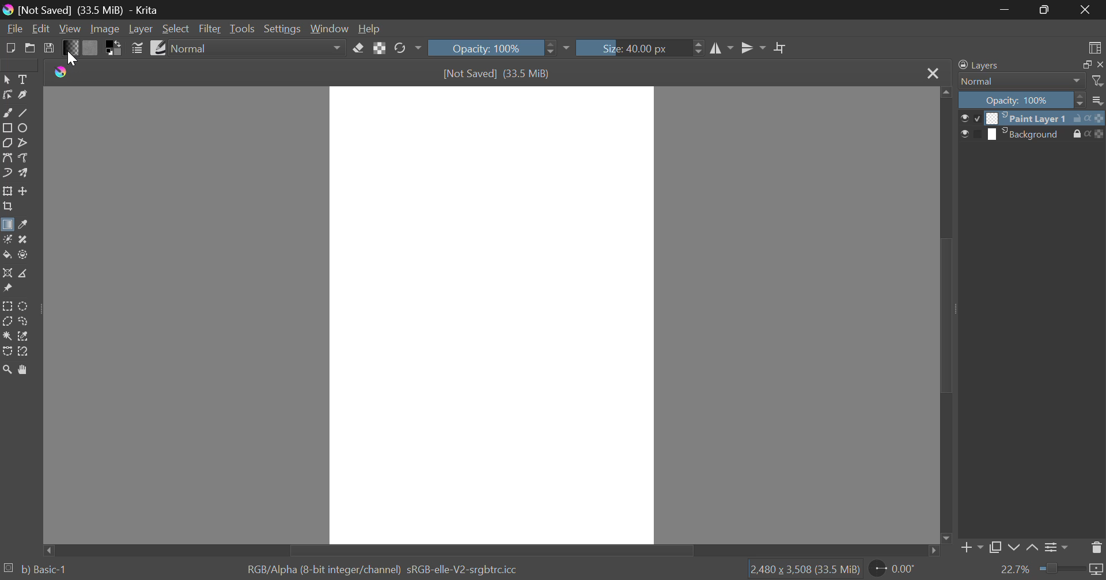 Image resolution: width=1106 pixels, height=580 pixels. I want to click on Edit Shapes, so click(7, 95).